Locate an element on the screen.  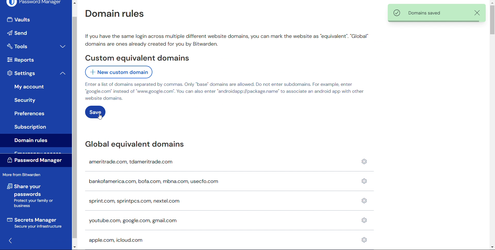
Scroll up  is located at coordinates (492, 2).